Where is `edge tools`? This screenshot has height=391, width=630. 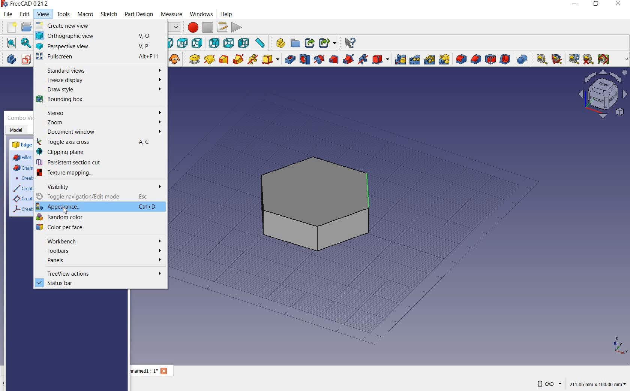 edge tools is located at coordinates (24, 146).